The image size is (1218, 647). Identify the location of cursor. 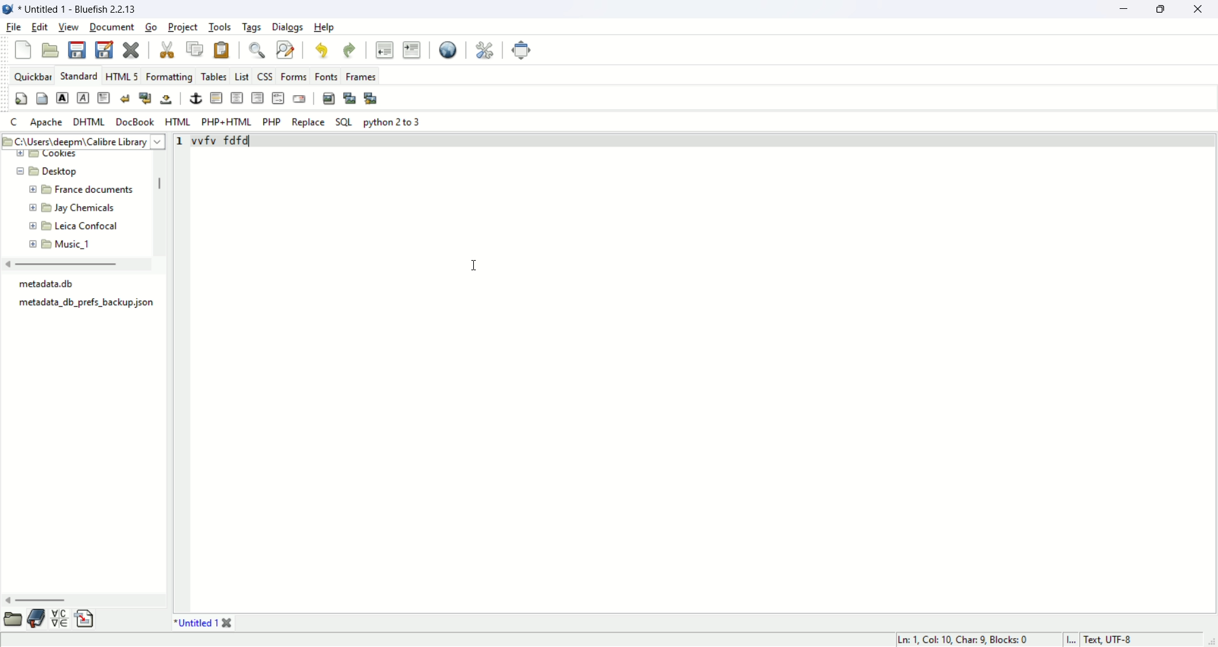
(476, 263).